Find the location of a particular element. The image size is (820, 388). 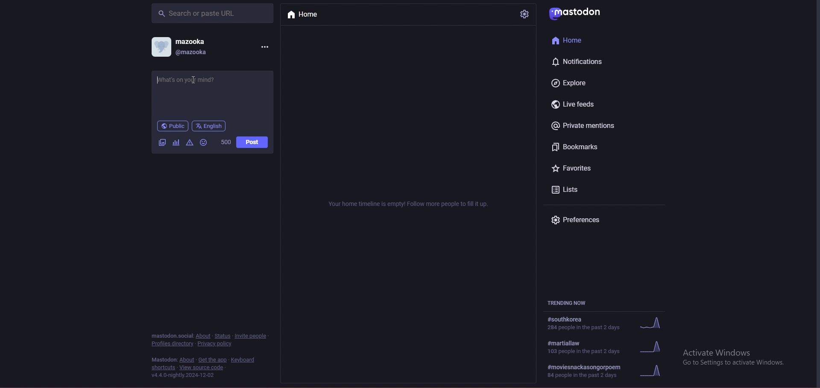

live feeds is located at coordinates (597, 104).